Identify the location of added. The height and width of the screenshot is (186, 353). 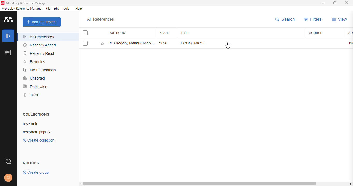
(349, 33).